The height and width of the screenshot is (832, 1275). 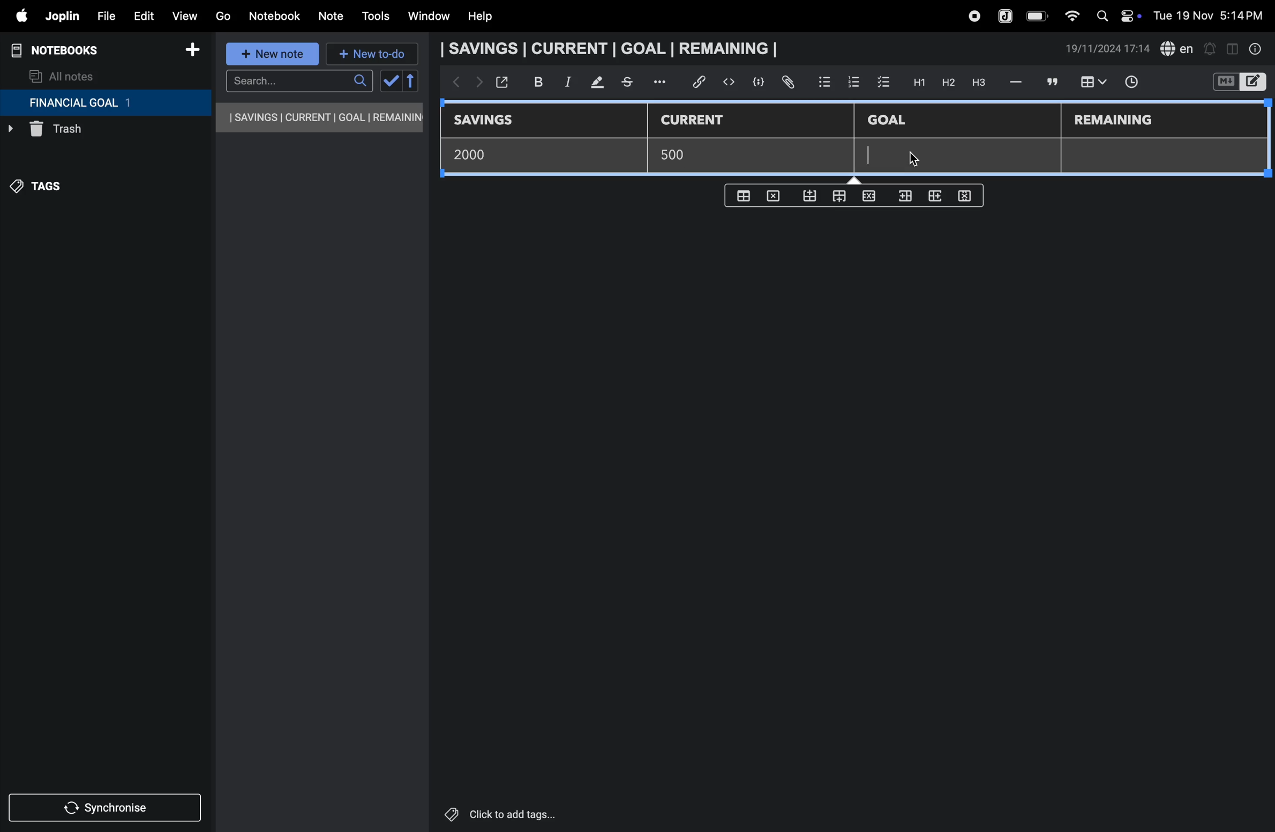 I want to click on date and time, so click(x=1108, y=49).